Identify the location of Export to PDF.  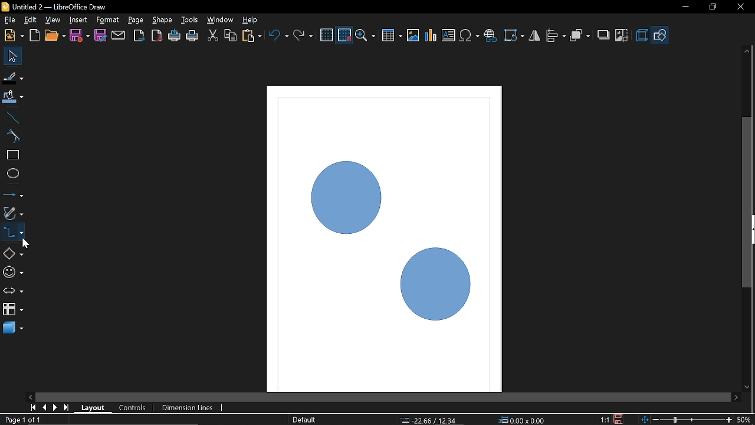
(157, 35).